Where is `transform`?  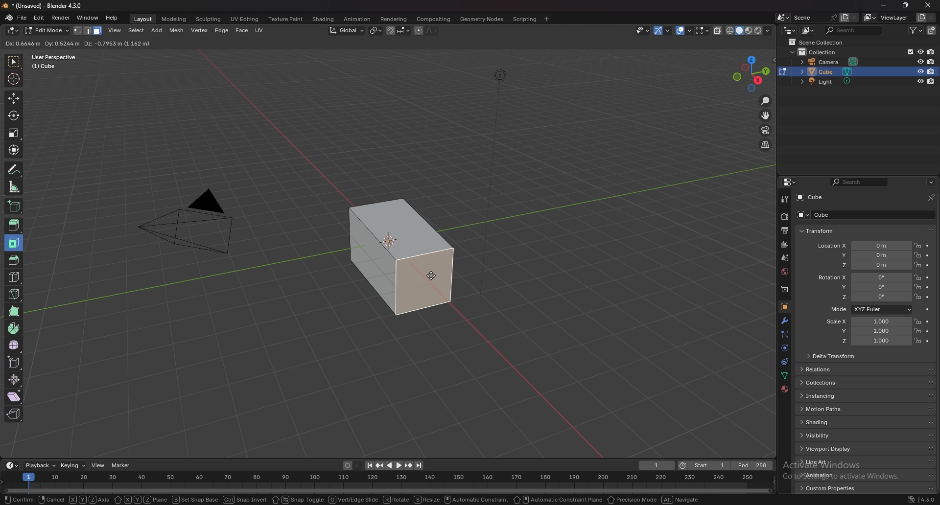
transform is located at coordinates (15, 150).